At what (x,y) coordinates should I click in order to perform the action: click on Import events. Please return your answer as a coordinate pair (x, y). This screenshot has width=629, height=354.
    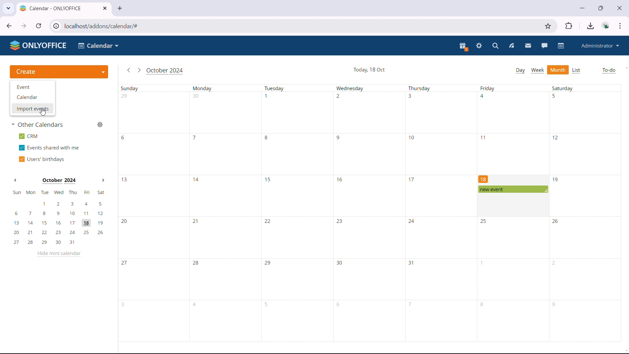
    Looking at the image, I should click on (33, 108).